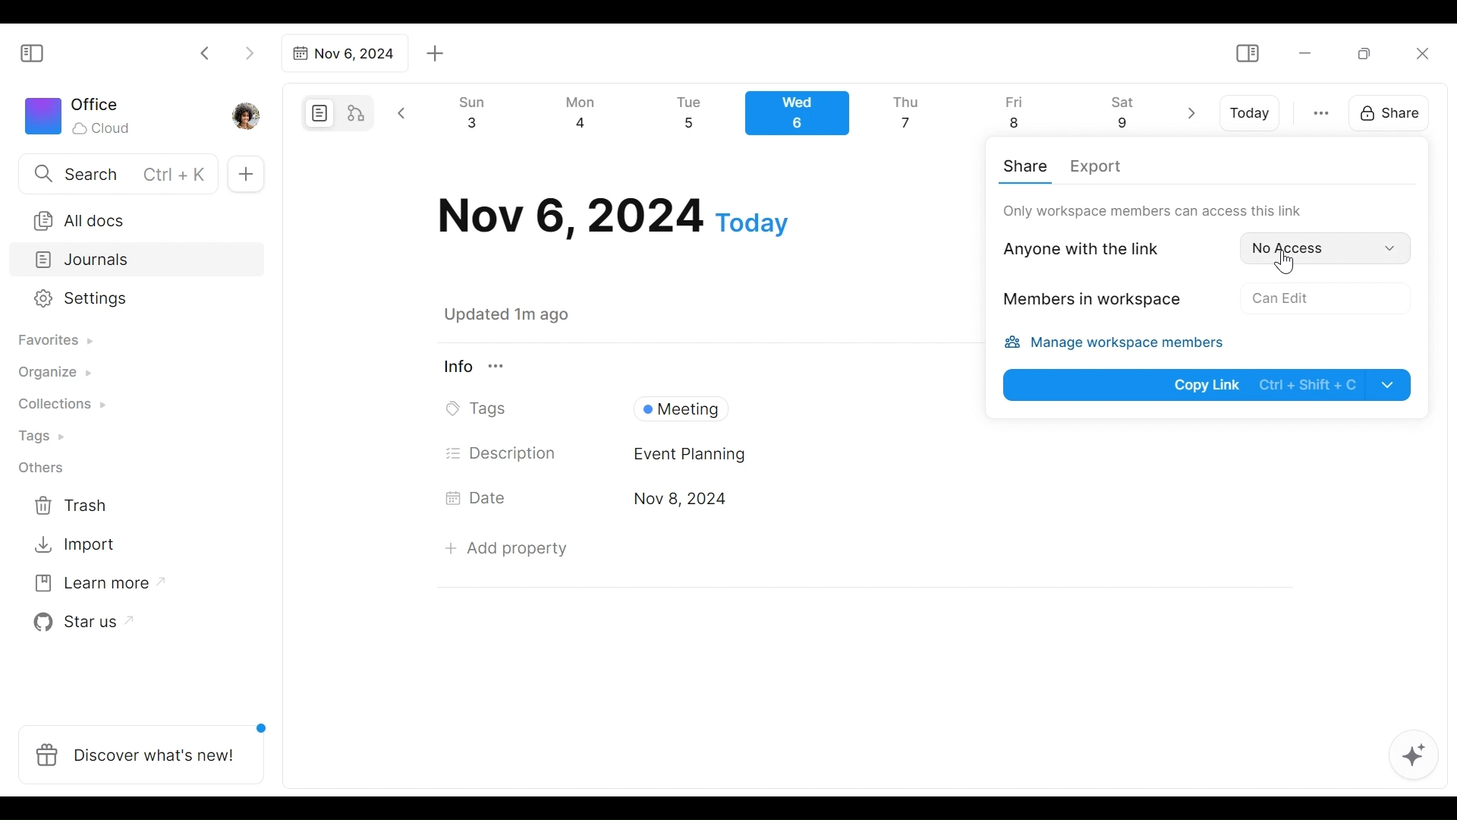 Image resolution: width=1457 pixels, height=820 pixels. What do you see at coordinates (1122, 345) in the screenshot?
I see `Manage workspace members` at bounding box center [1122, 345].